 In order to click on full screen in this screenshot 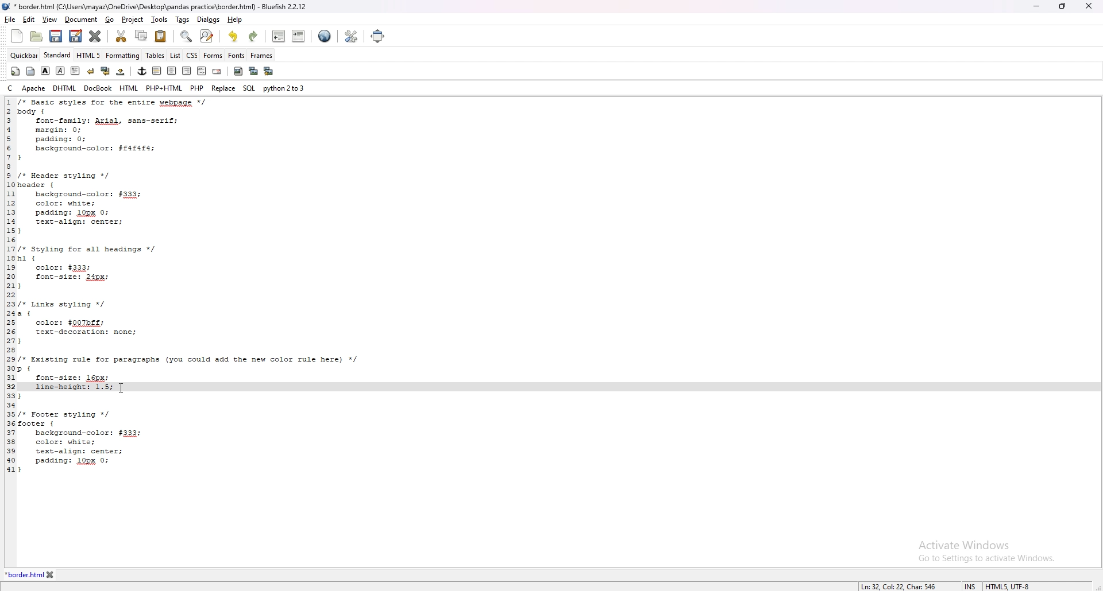, I will do `click(383, 36)`.